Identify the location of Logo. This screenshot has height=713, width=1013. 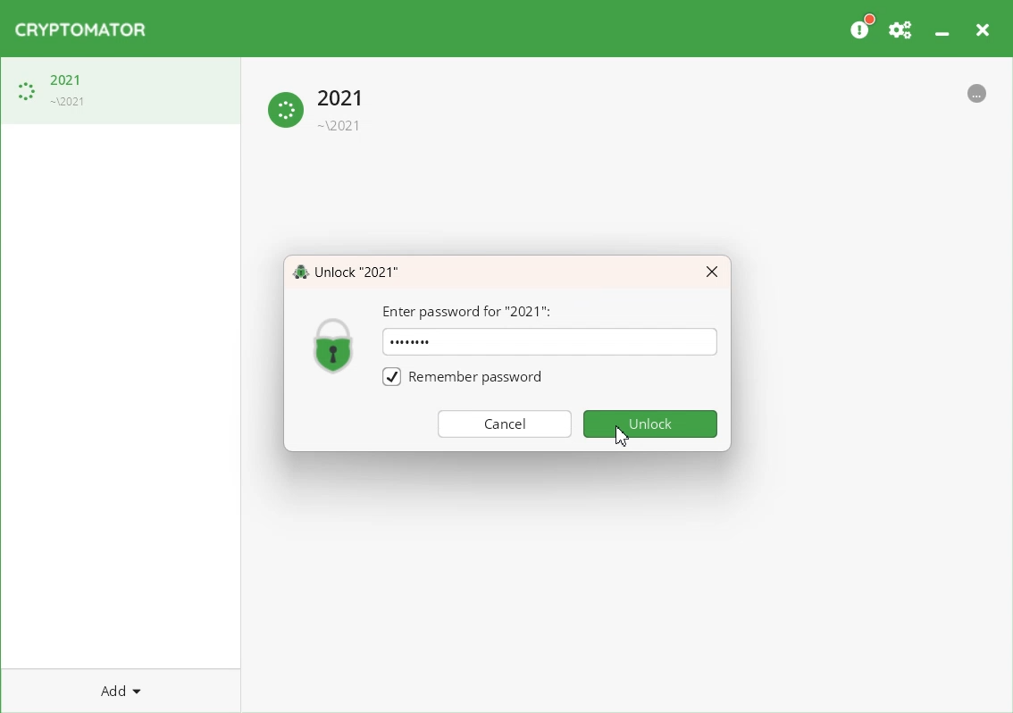
(80, 29).